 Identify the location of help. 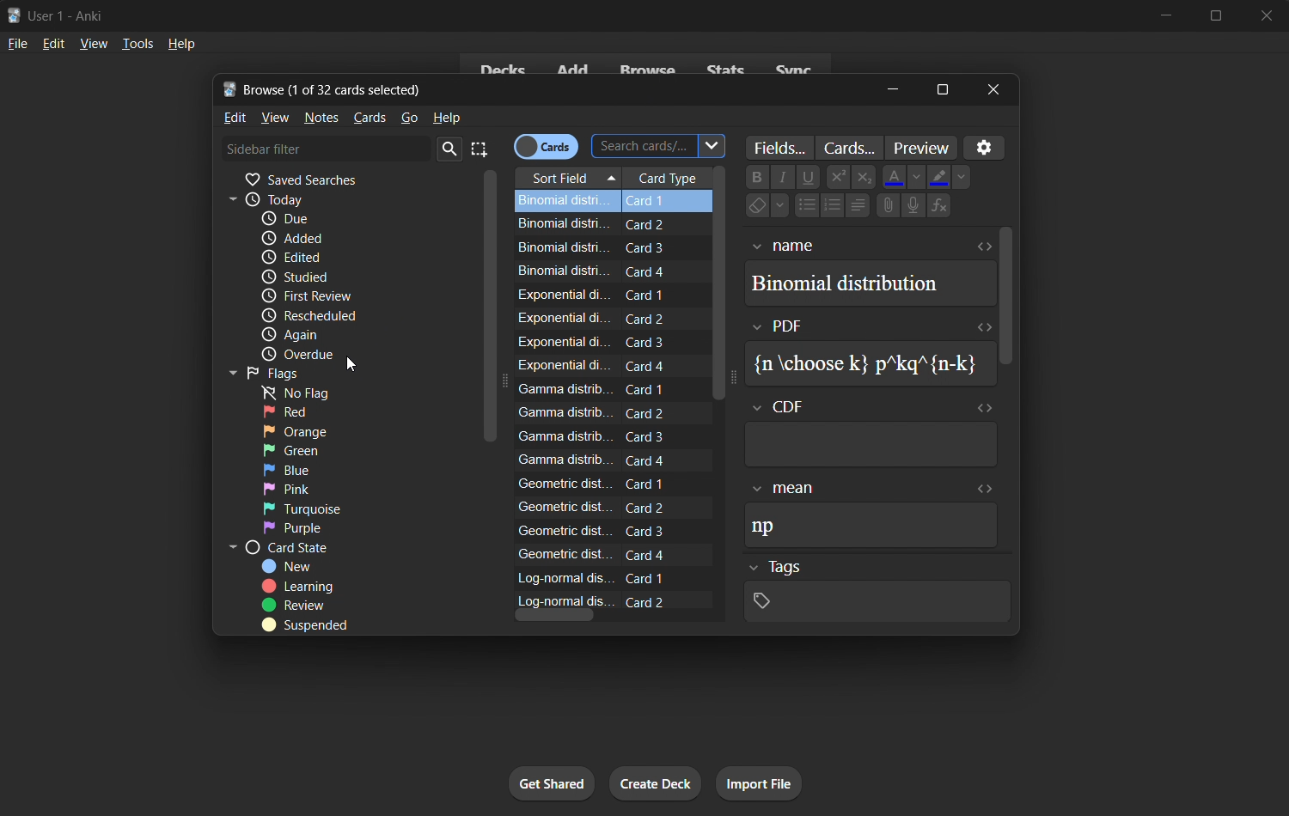
(449, 119).